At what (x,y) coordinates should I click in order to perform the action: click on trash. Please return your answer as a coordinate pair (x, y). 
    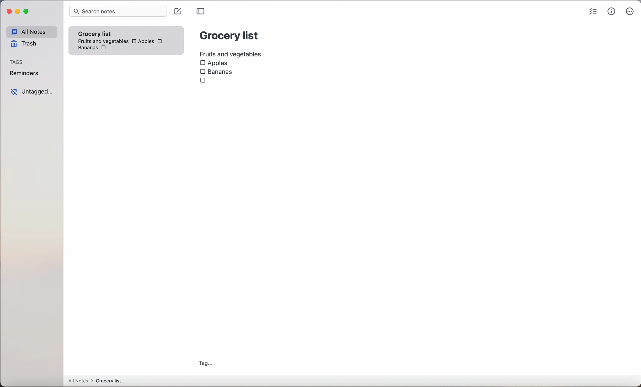
    Looking at the image, I should click on (23, 45).